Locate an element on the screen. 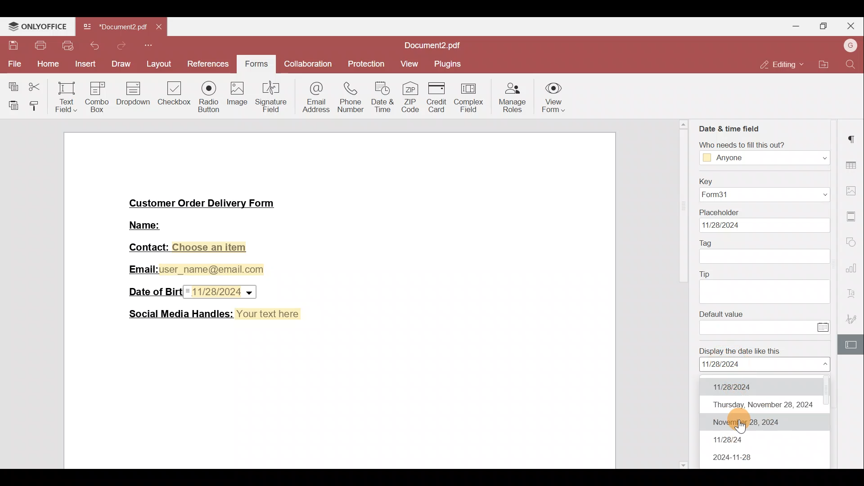 Image resolution: width=864 pixels, height=486 pixels. Complex field is located at coordinates (469, 98).